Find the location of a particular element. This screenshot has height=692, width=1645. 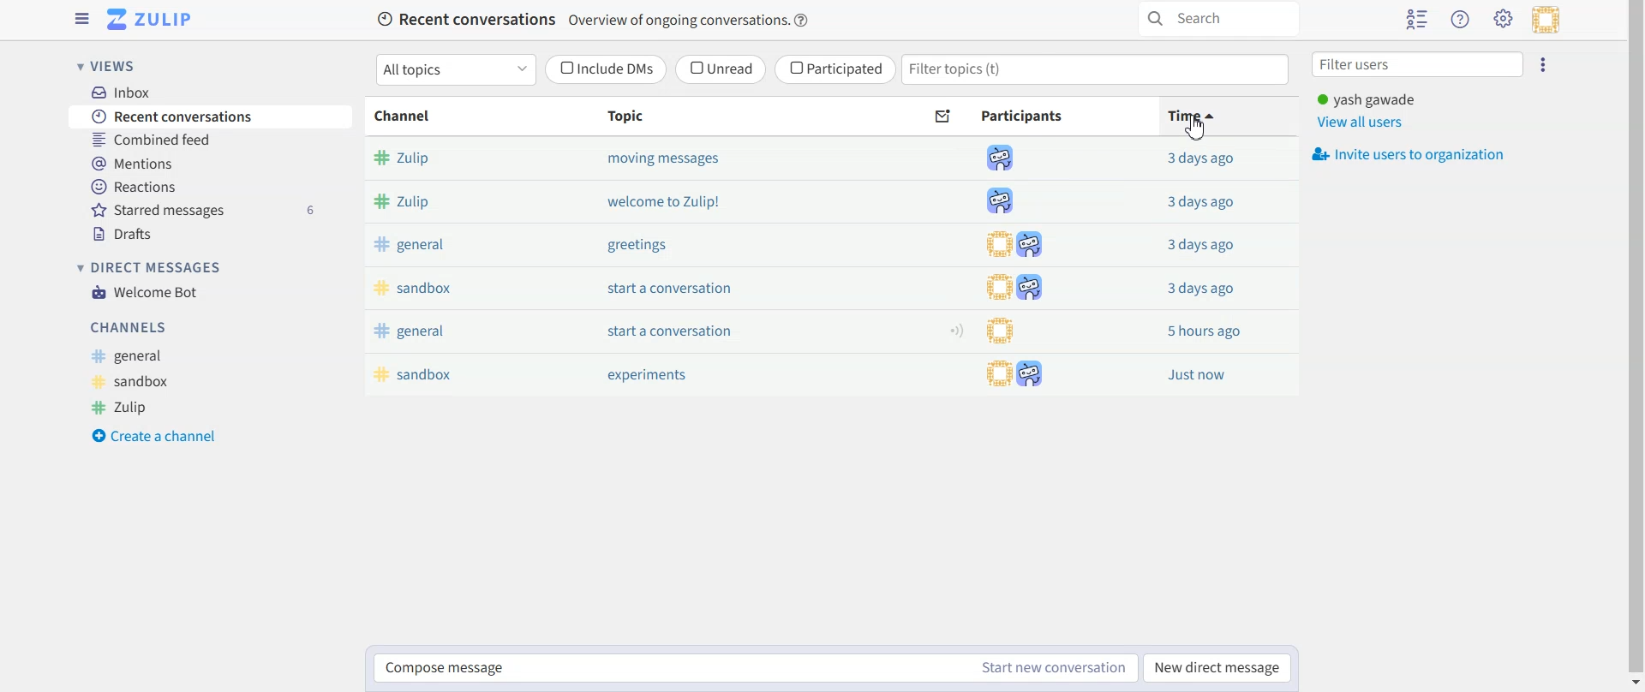

Filter topics (t) is located at coordinates (1097, 71).